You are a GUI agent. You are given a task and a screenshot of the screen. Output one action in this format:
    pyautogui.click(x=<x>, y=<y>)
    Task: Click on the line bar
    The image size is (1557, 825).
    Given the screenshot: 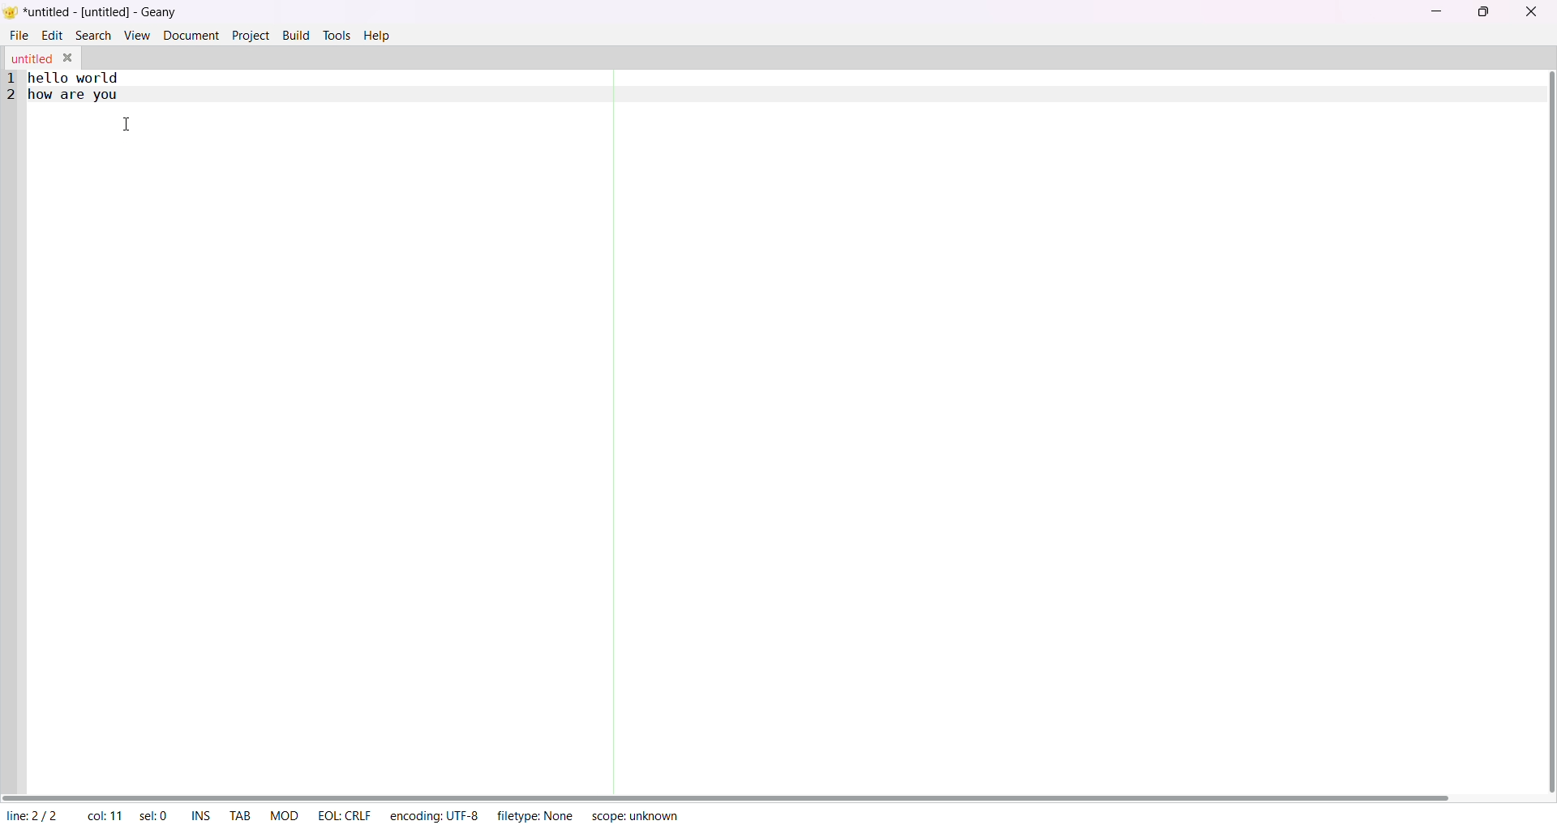 What is the action you would take?
    pyautogui.click(x=11, y=430)
    